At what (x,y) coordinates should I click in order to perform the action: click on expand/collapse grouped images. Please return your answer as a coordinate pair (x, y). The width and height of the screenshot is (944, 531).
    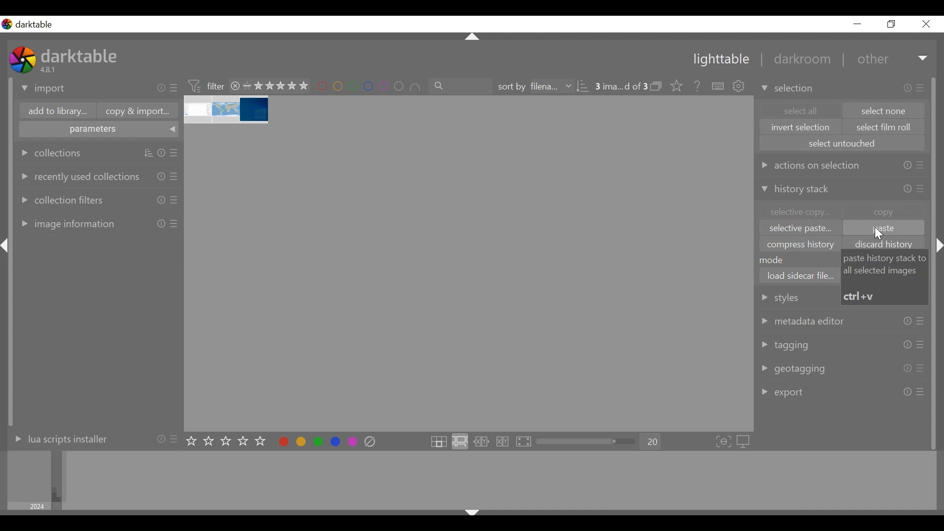
    Looking at the image, I should click on (656, 86).